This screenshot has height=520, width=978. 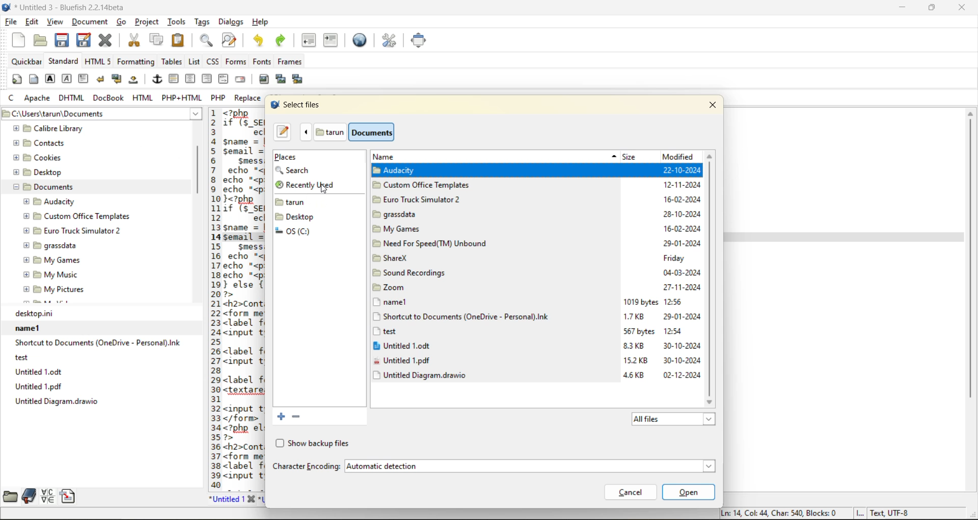 I want to click on folders, so click(x=299, y=224).